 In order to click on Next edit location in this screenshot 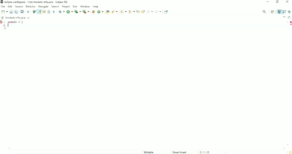, I will do `click(143, 11)`.